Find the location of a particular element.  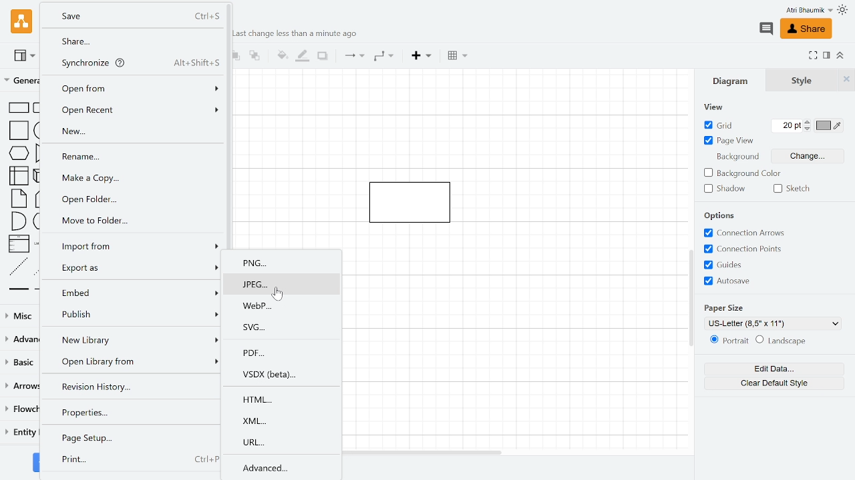

Shadow is located at coordinates (323, 56).